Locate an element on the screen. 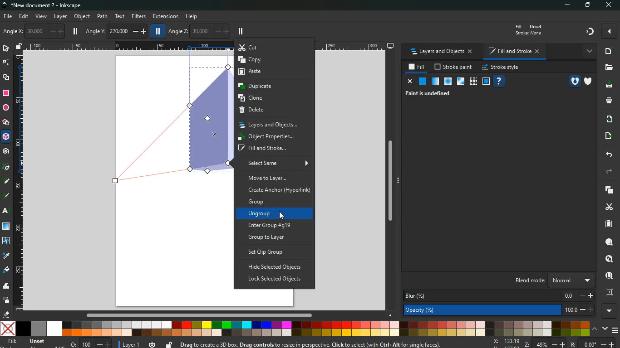 The height and width of the screenshot is (348, 620). rectangle is located at coordinates (5, 93).